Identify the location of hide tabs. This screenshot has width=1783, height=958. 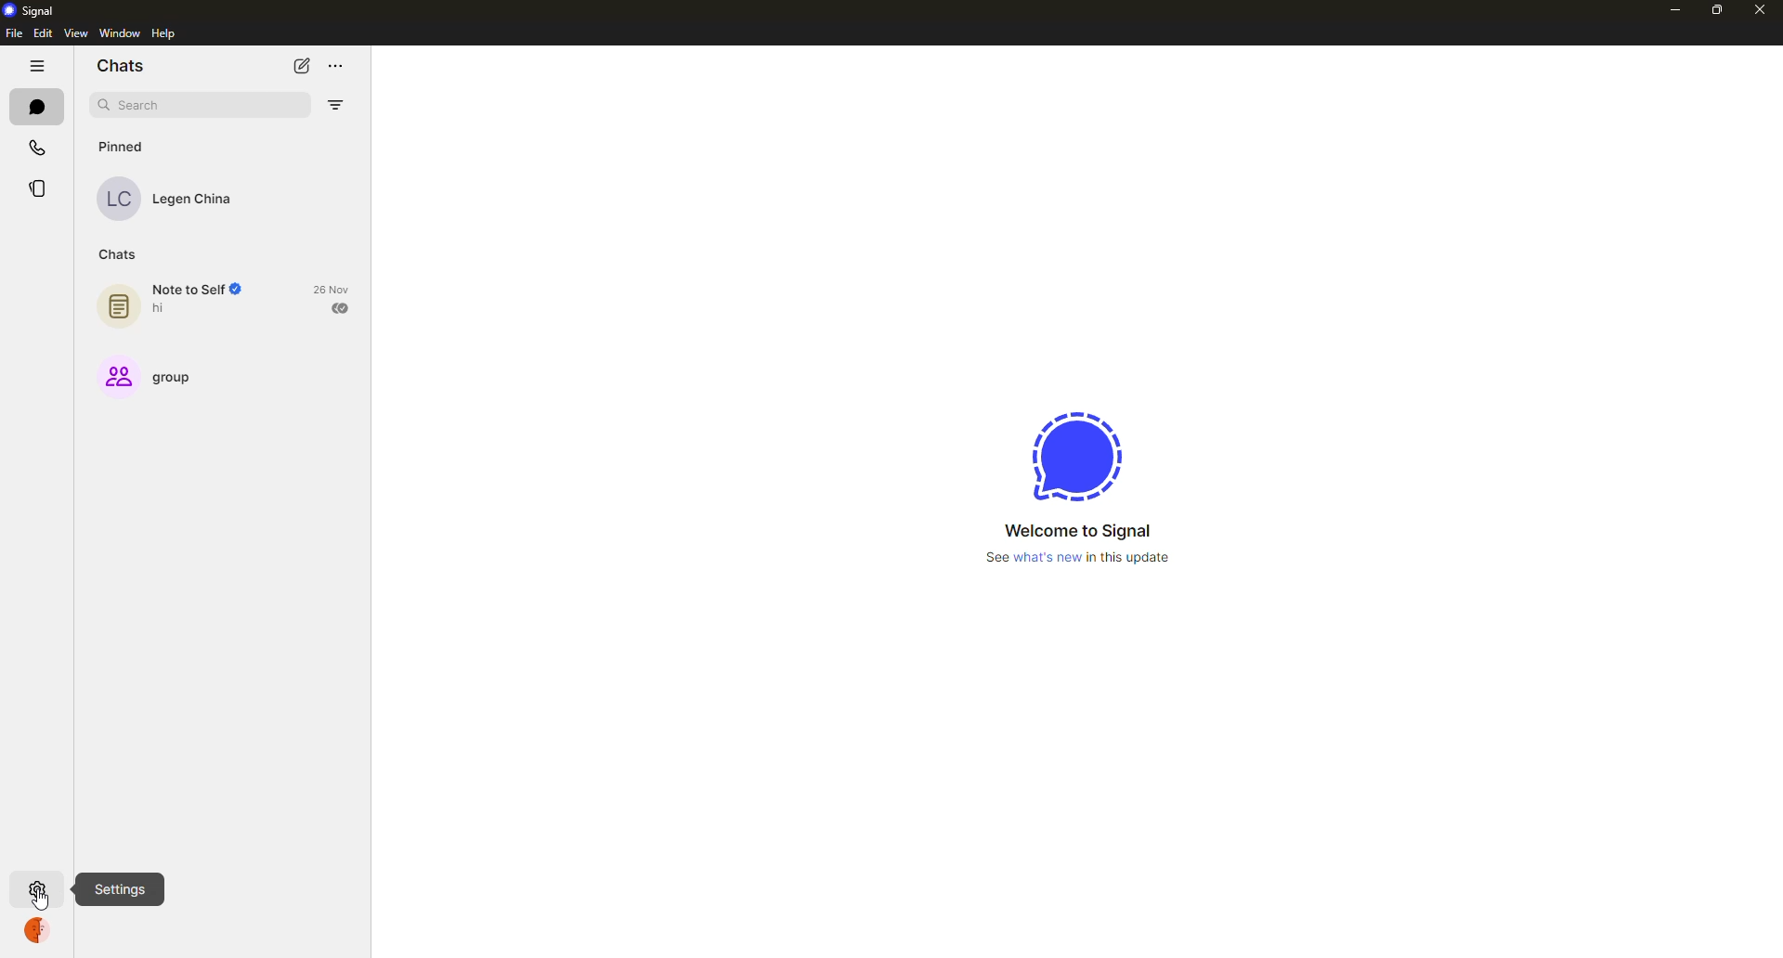
(36, 66).